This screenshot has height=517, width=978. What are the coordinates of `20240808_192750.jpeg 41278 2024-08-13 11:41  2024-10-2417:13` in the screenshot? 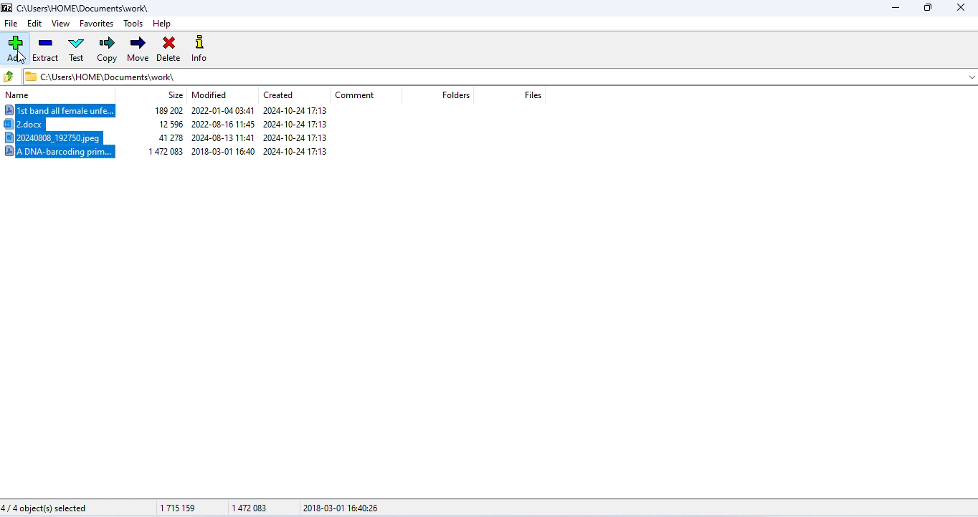 It's located at (175, 138).